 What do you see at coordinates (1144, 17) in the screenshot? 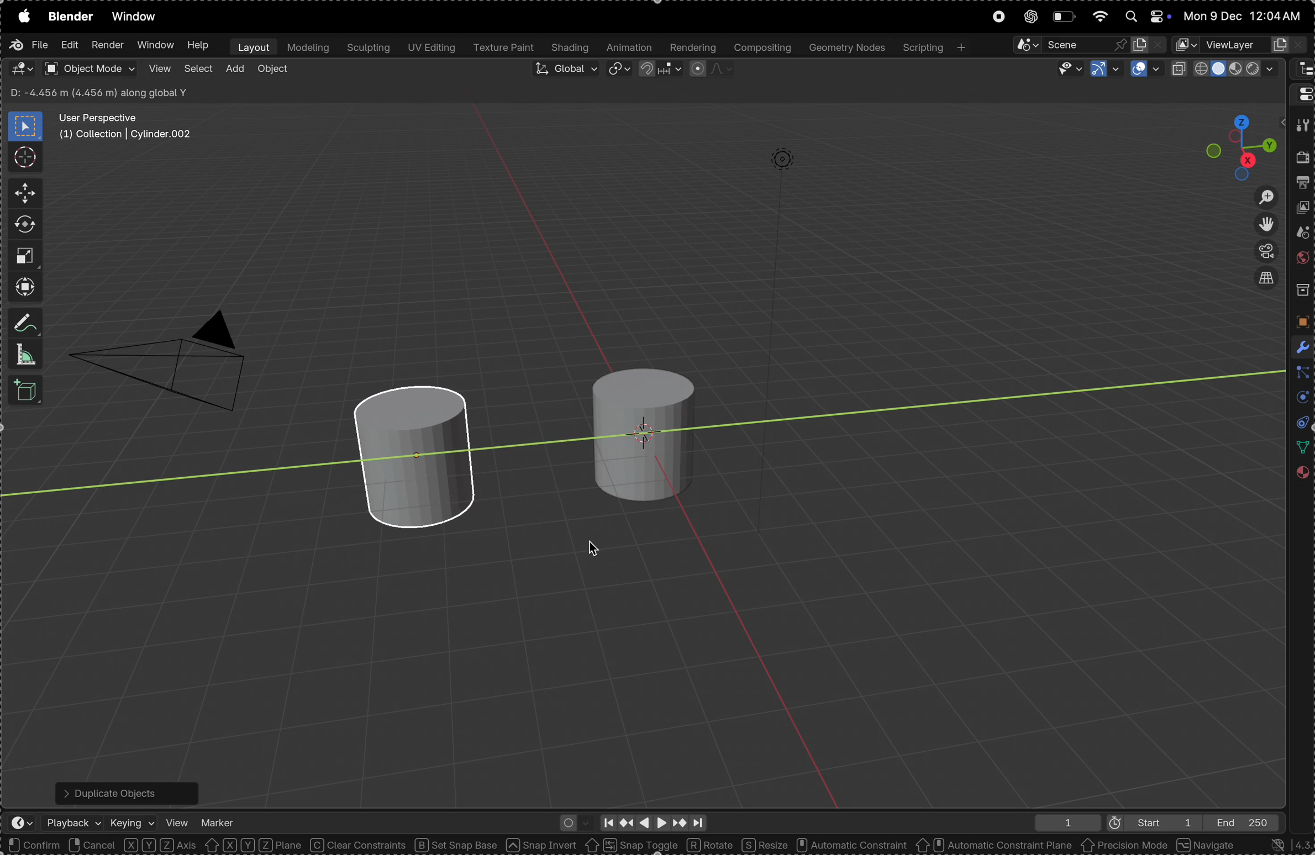
I see `apple widgets` at bounding box center [1144, 17].